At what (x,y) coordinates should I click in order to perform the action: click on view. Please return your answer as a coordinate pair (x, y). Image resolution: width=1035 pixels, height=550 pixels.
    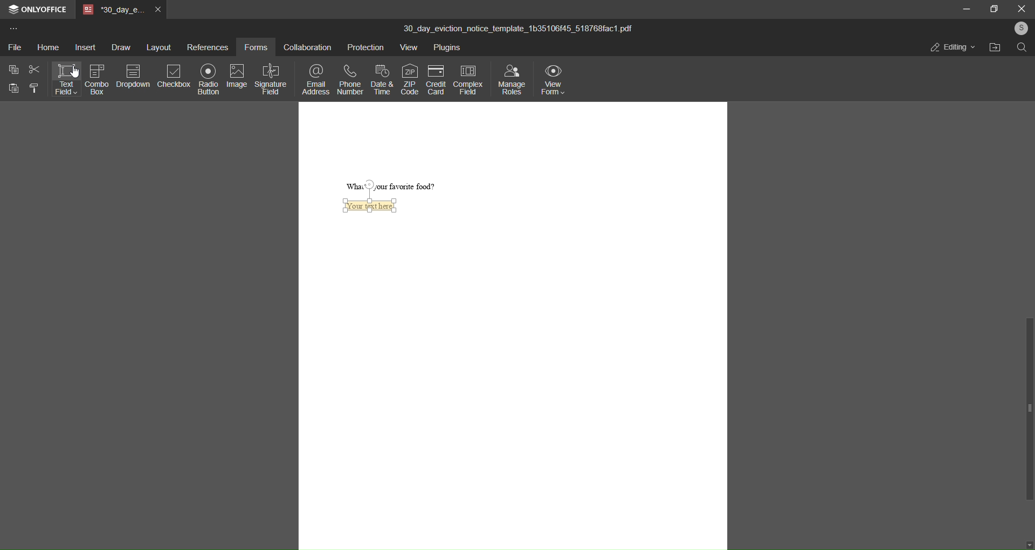
    Looking at the image, I should click on (408, 48).